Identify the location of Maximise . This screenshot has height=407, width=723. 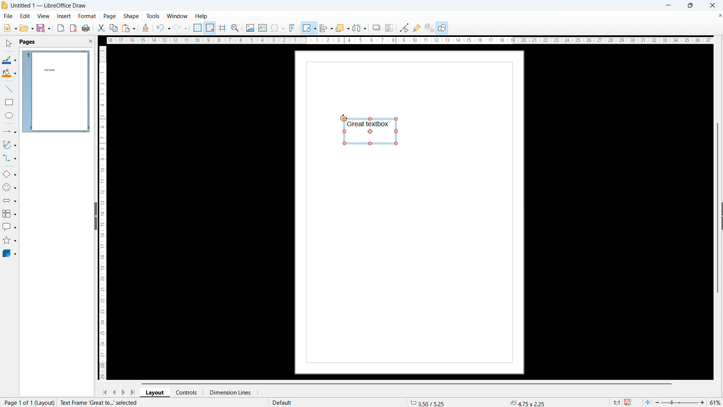
(689, 6).